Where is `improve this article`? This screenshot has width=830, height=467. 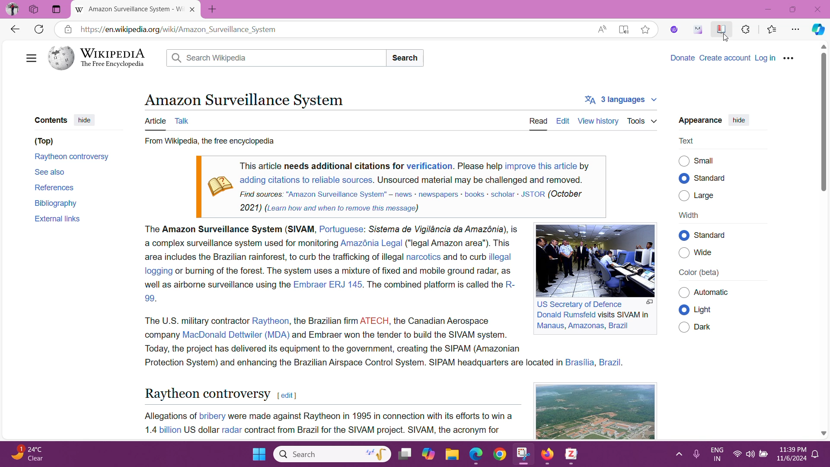 improve this article is located at coordinates (541, 166).